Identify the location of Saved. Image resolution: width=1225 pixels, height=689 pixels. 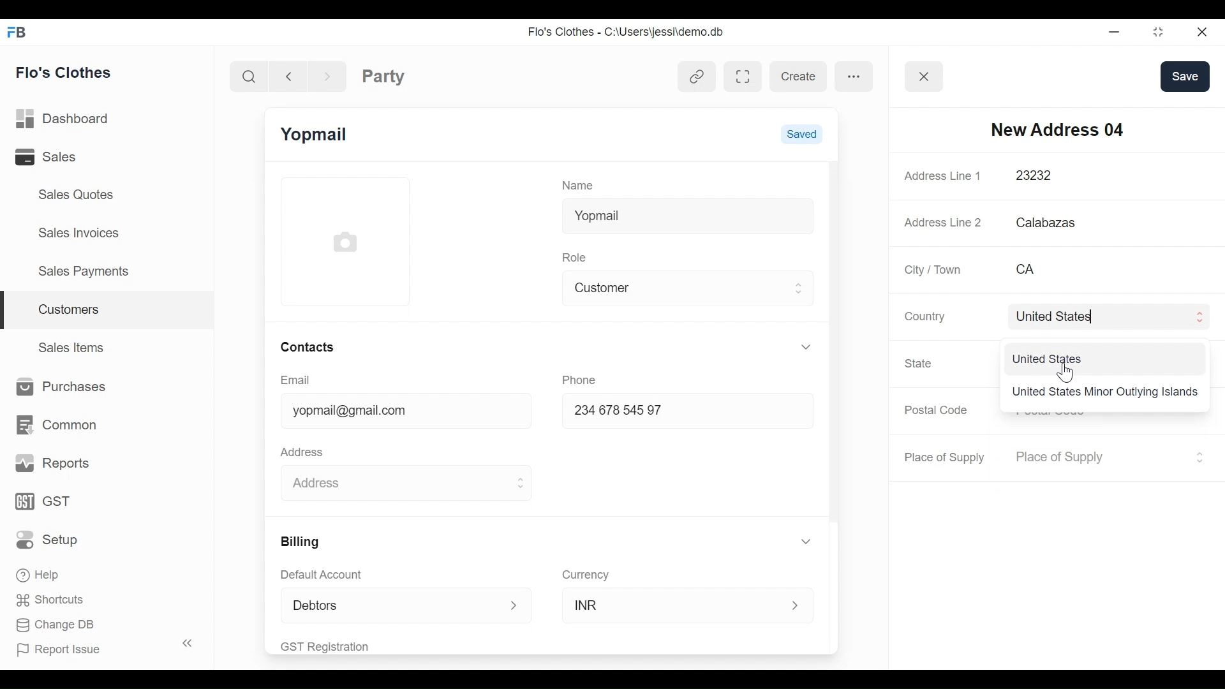
(801, 133).